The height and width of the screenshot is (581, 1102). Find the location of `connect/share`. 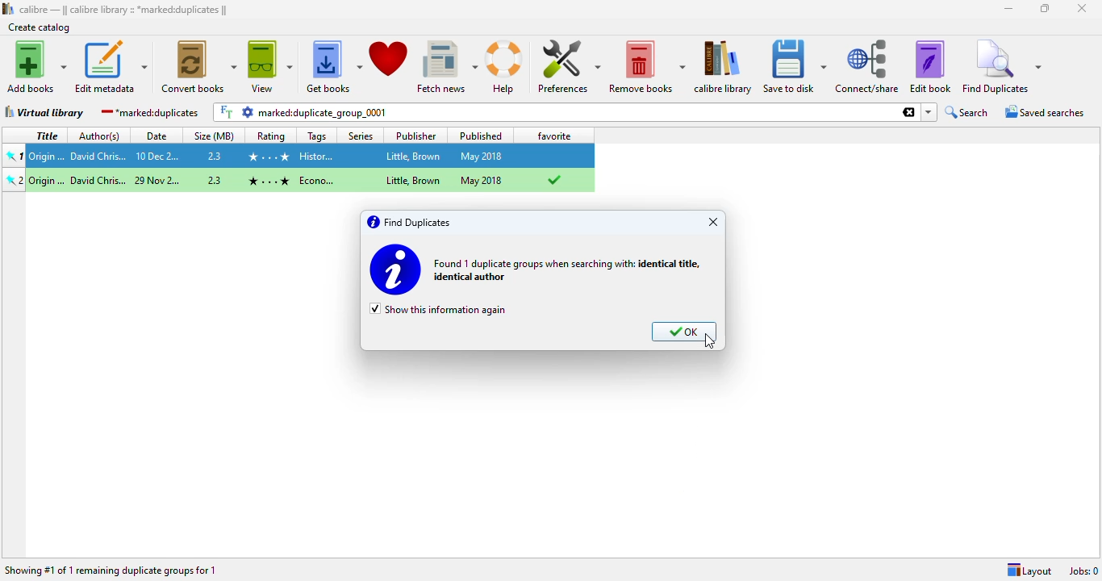

connect/share is located at coordinates (868, 67).